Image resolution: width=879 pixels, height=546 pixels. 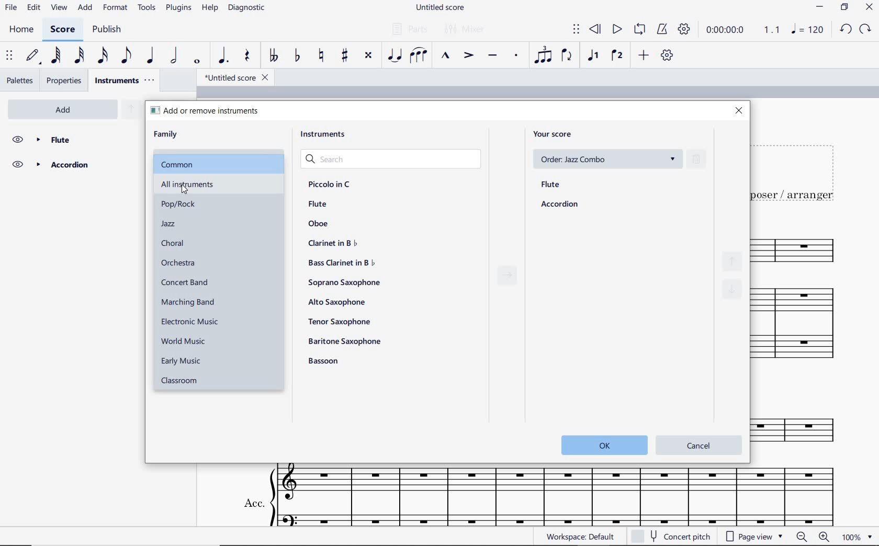 What do you see at coordinates (468, 56) in the screenshot?
I see `accent` at bounding box center [468, 56].